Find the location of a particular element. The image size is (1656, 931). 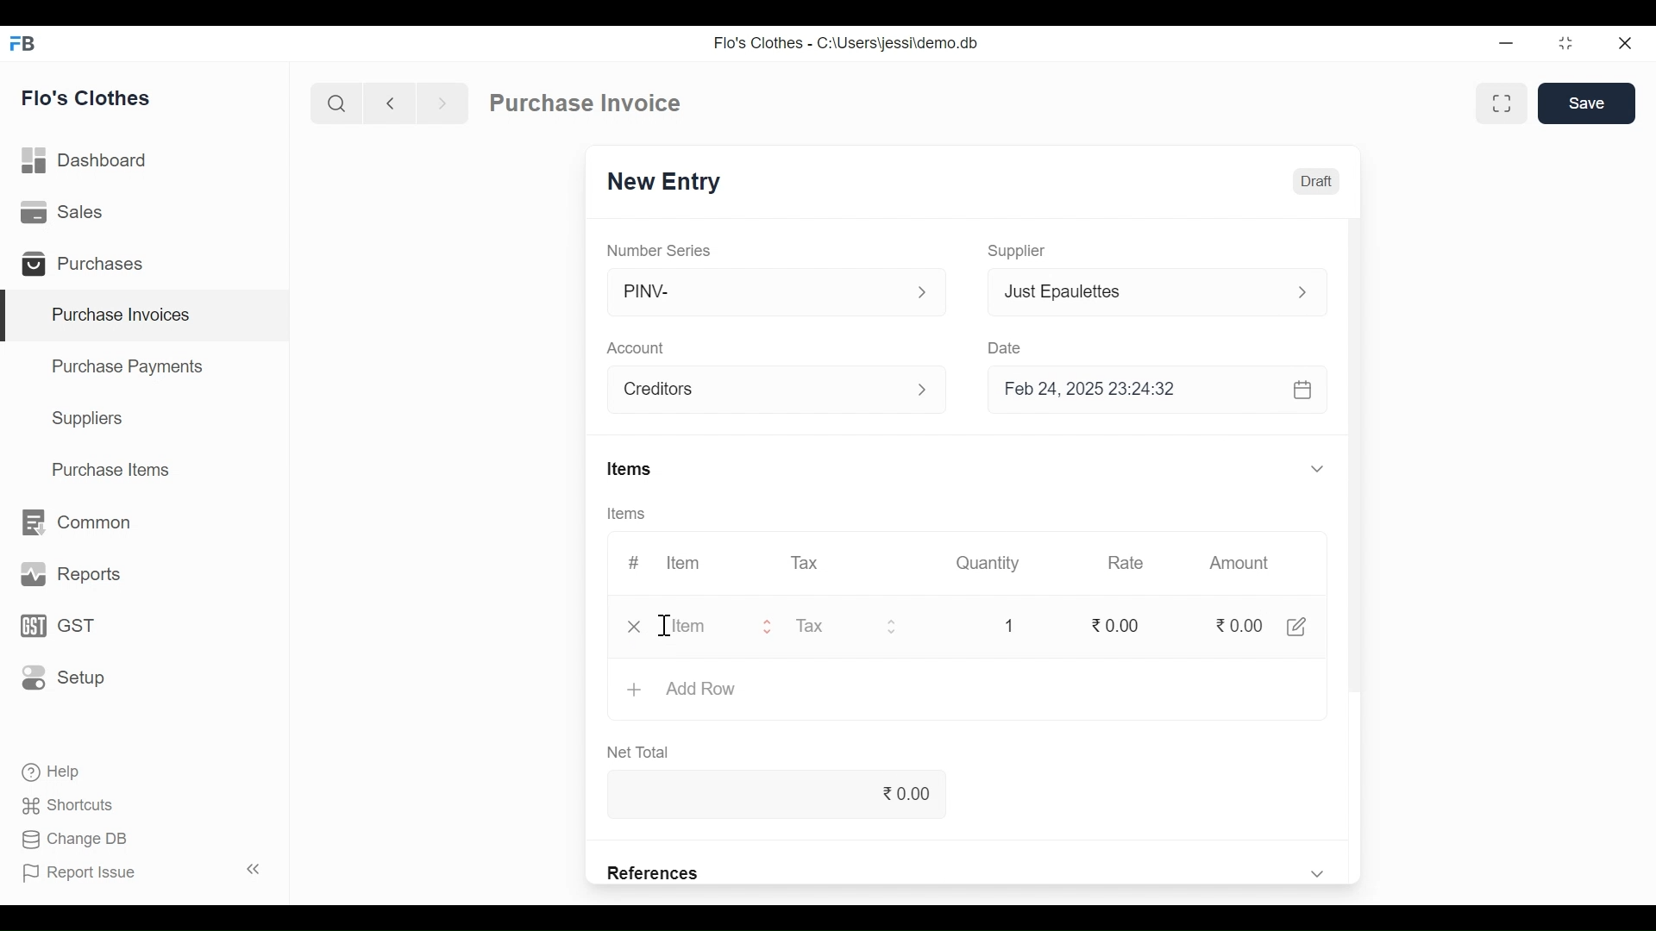

Account is located at coordinates (637, 348).